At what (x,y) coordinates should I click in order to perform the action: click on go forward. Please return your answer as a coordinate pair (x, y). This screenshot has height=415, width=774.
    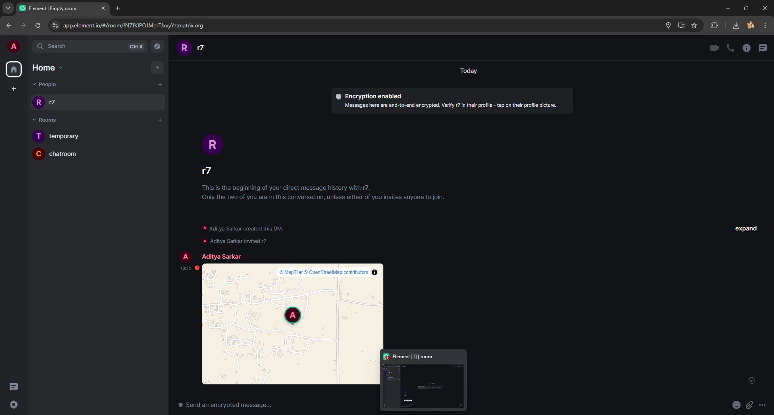
    Looking at the image, I should click on (23, 25).